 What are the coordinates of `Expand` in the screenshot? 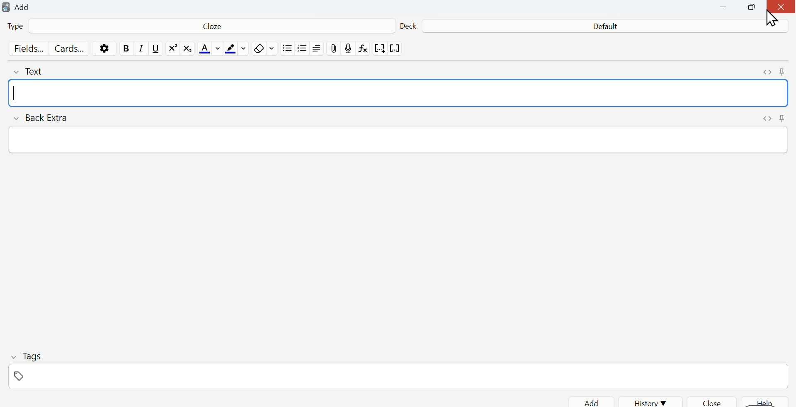 It's located at (767, 73).